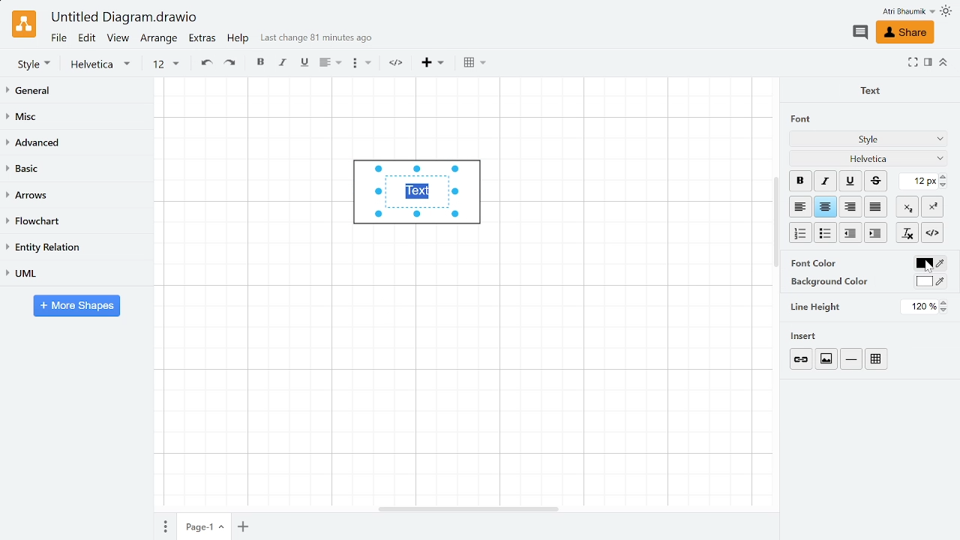  What do you see at coordinates (925, 267) in the screenshot?
I see `cursor` at bounding box center [925, 267].